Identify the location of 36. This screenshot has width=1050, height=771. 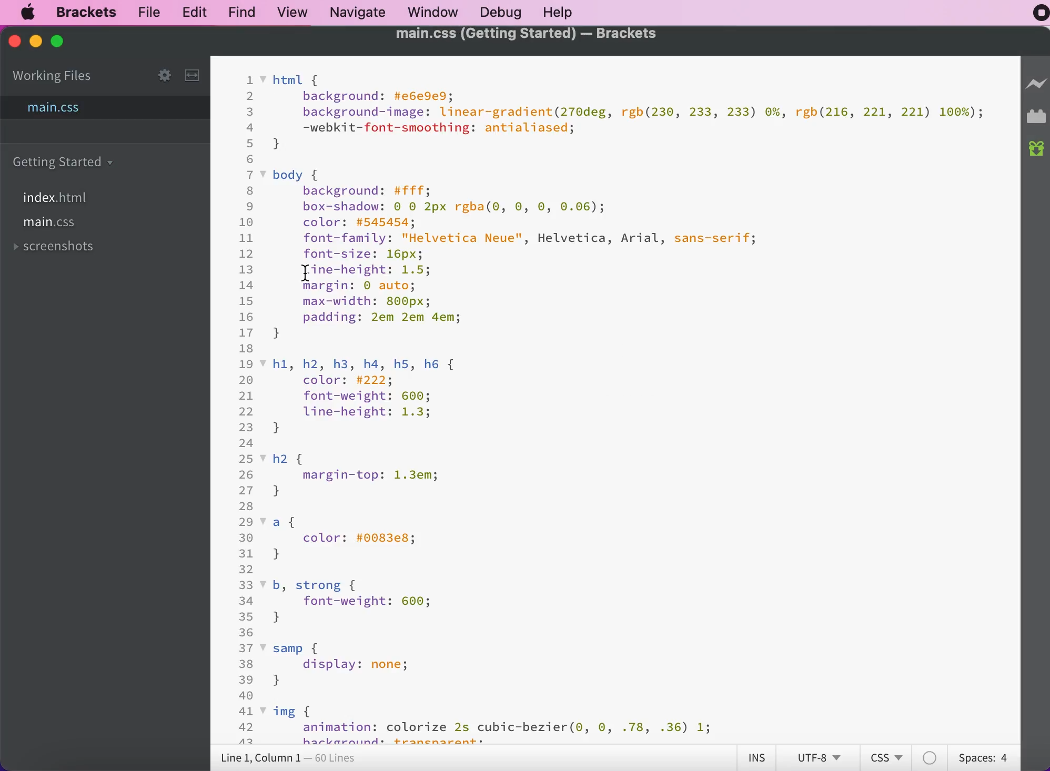
(246, 633).